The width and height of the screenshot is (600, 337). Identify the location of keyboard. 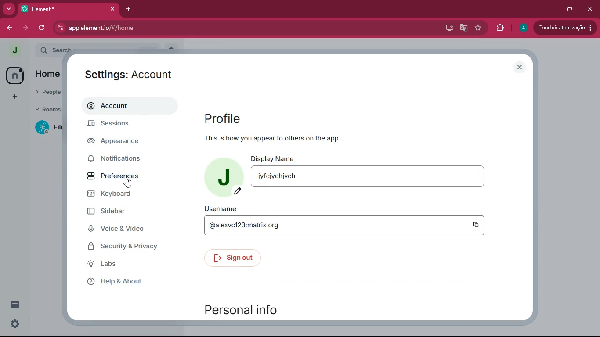
(122, 195).